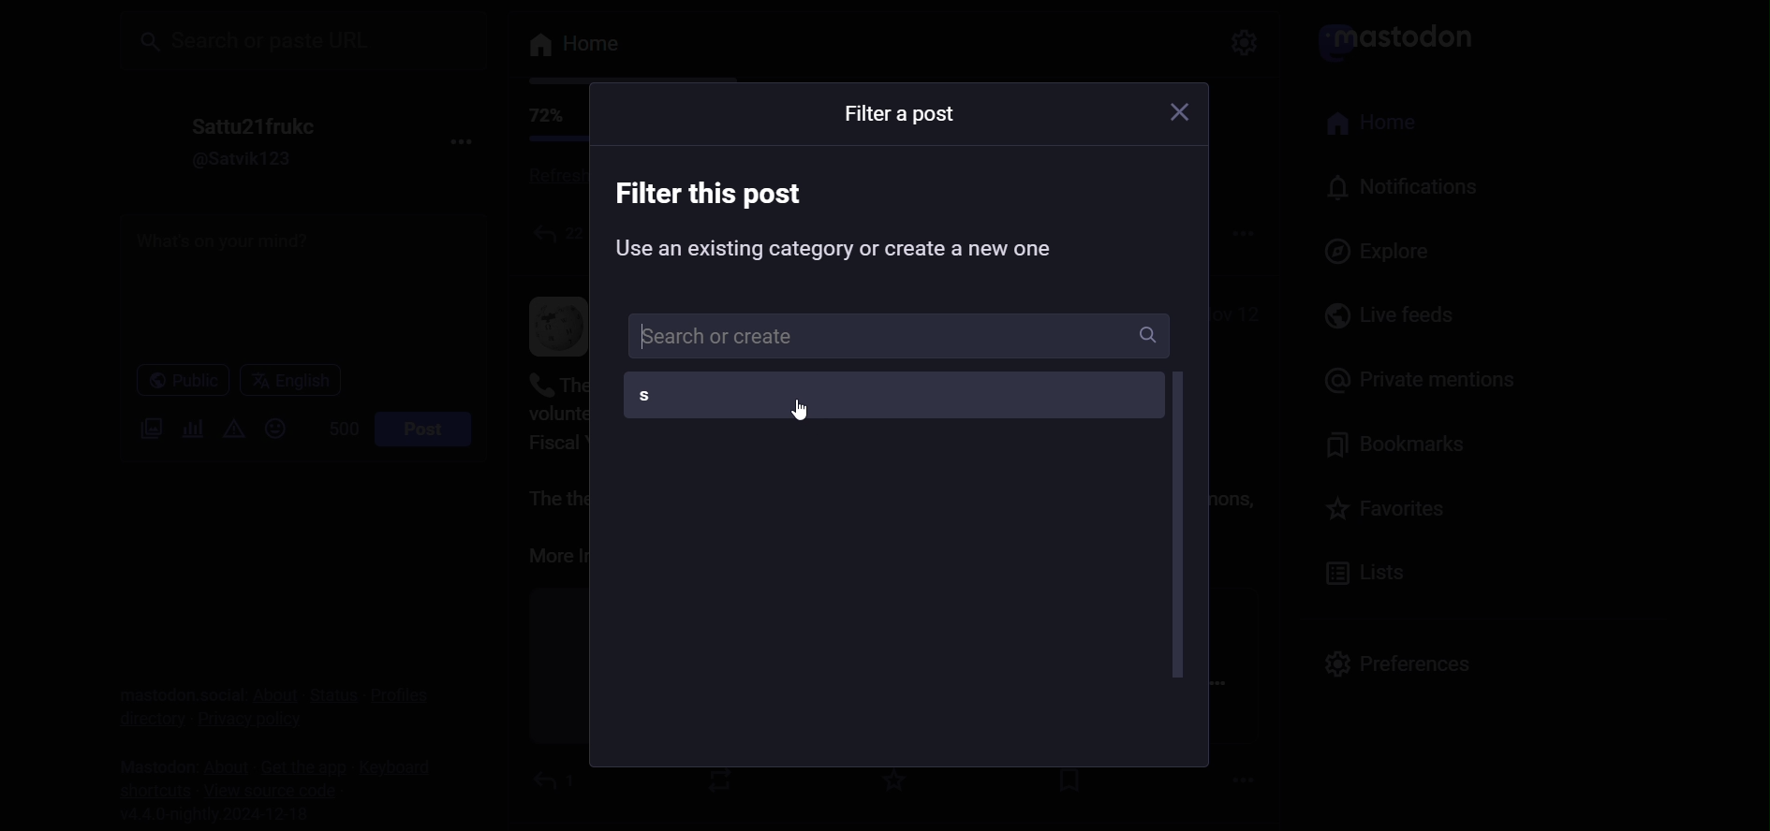  What do you see at coordinates (1384, 125) in the screenshot?
I see `home` at bounding box center [1384, 125].